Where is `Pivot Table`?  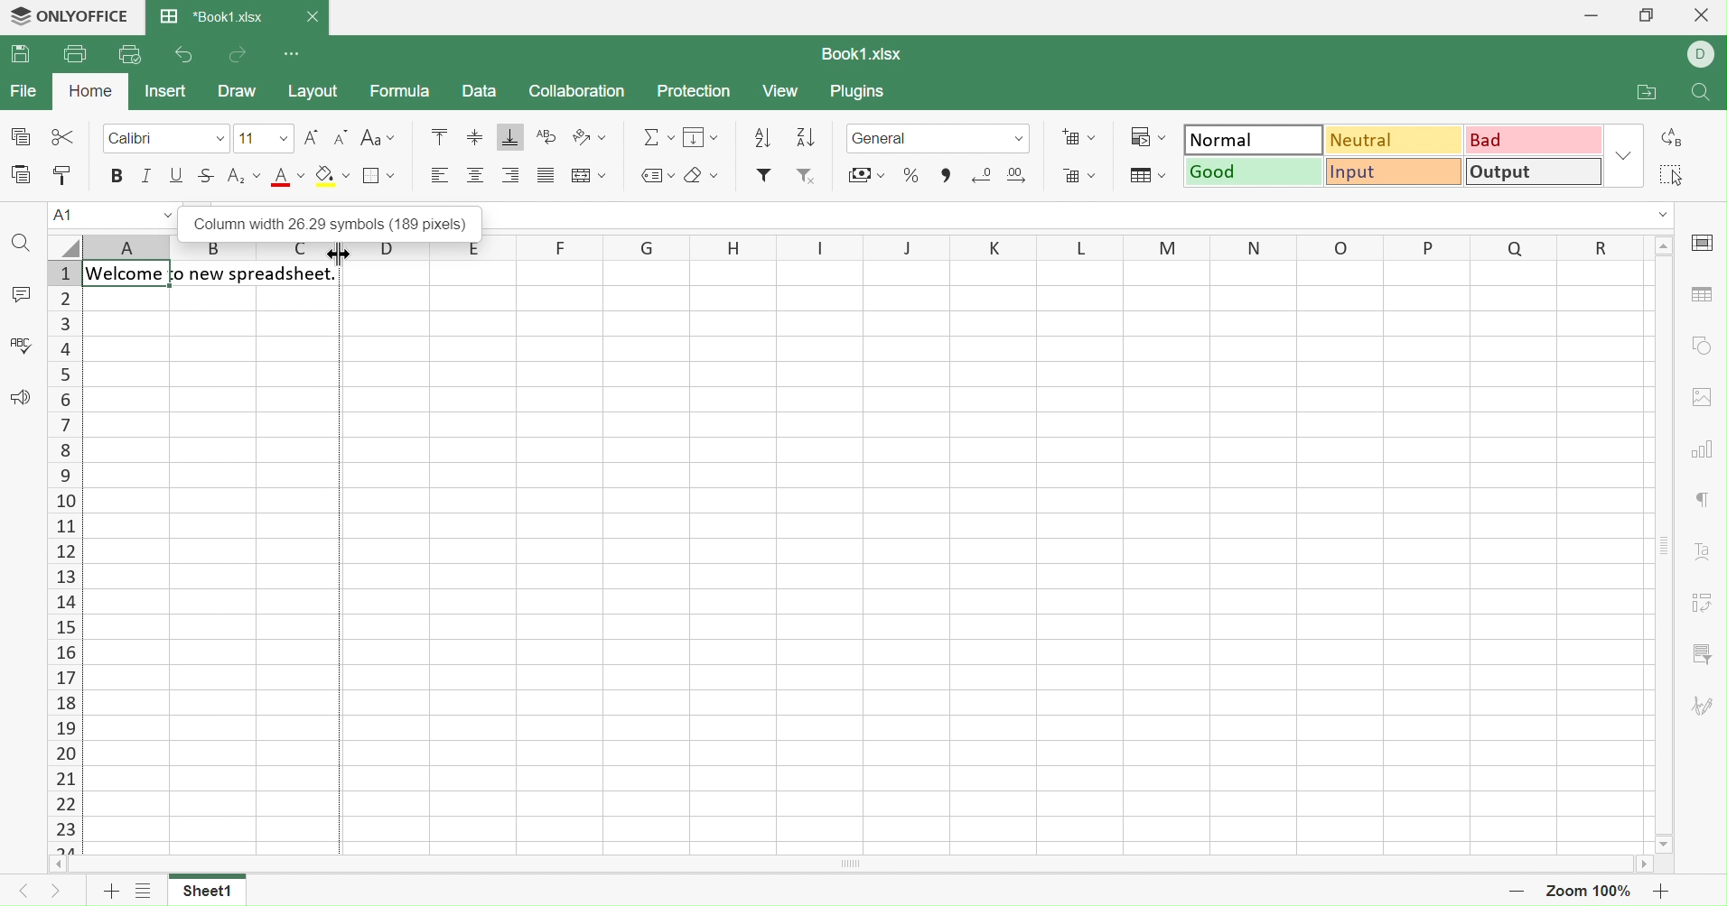 Pivot Table is located at coordinates (1701, 606).